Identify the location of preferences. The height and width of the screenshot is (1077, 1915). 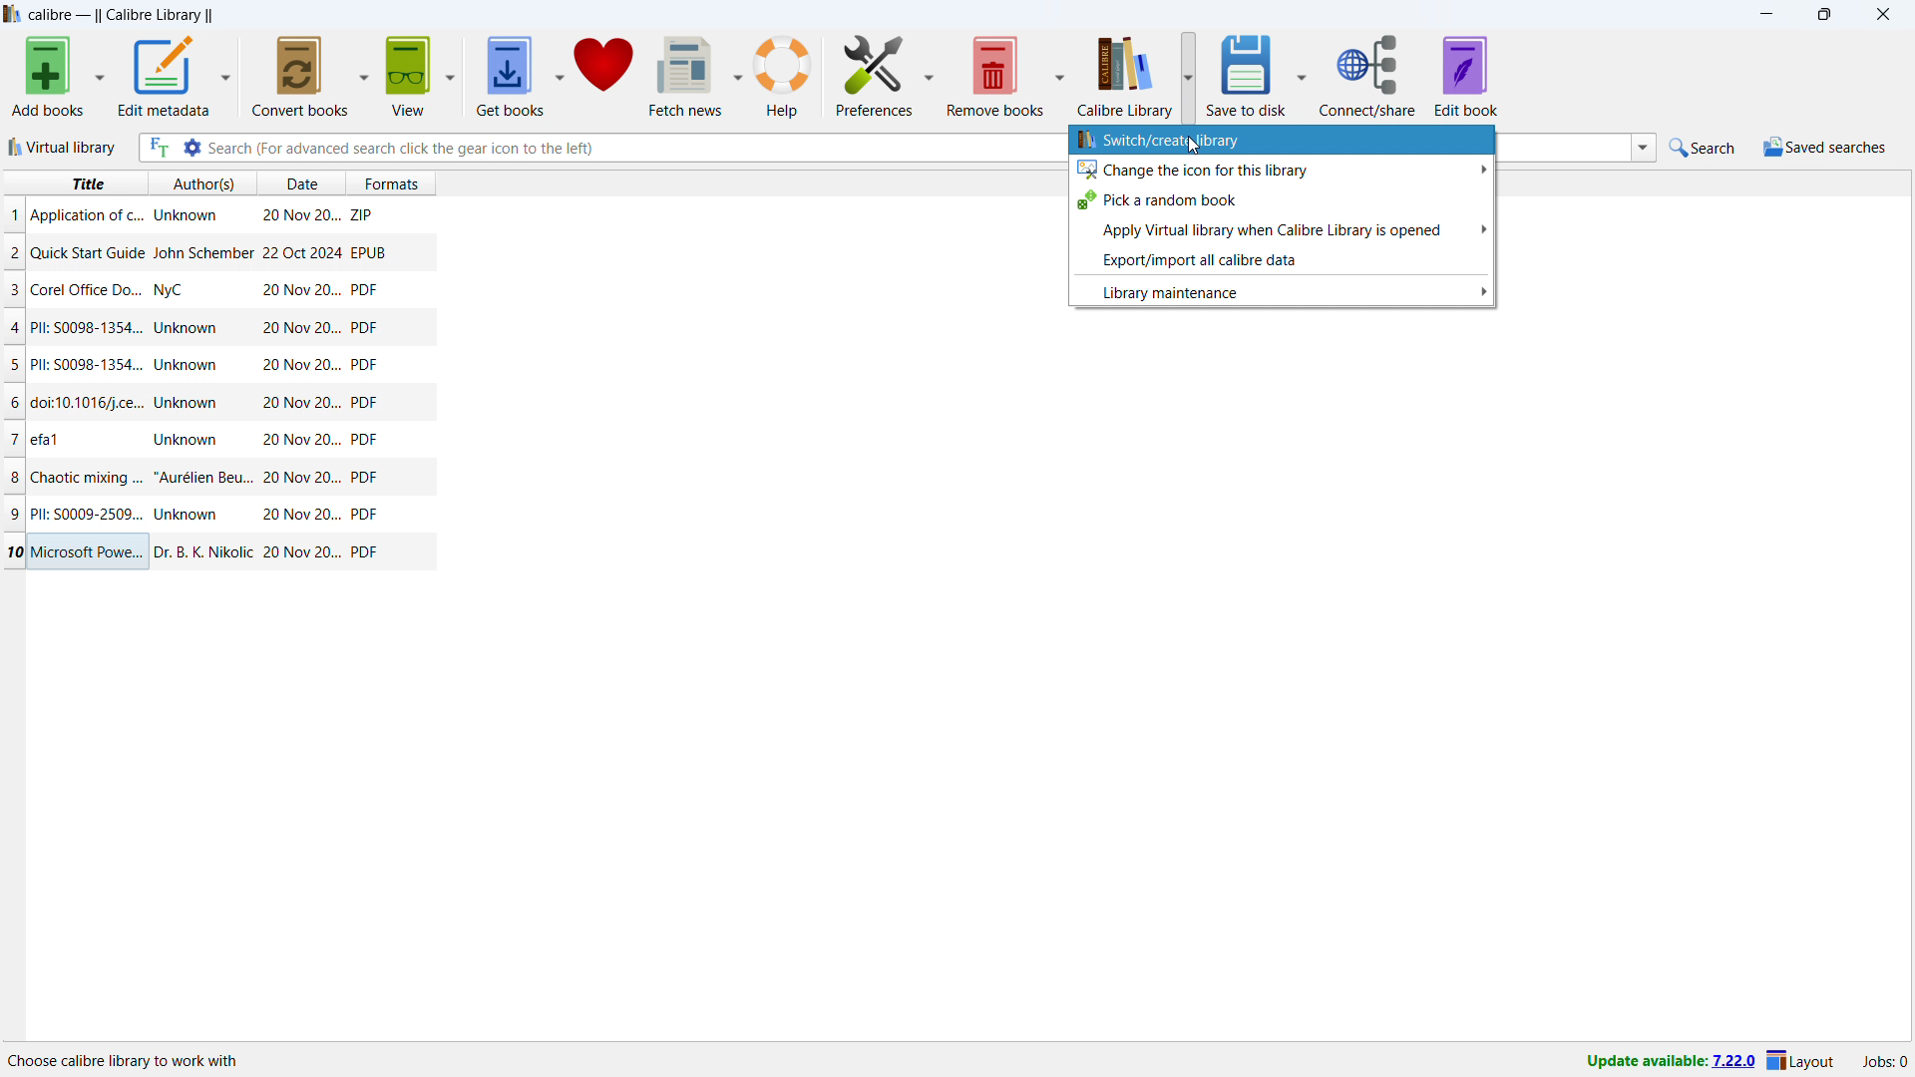
(876, 74).